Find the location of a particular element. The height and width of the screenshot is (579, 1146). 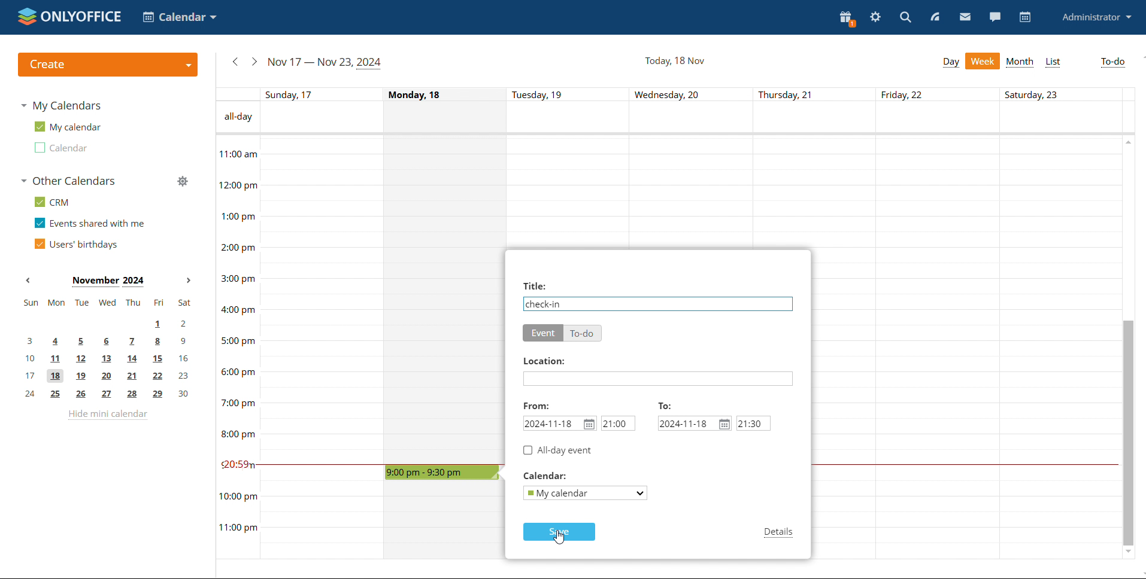

individual dates is located at coordinates (691, 94).